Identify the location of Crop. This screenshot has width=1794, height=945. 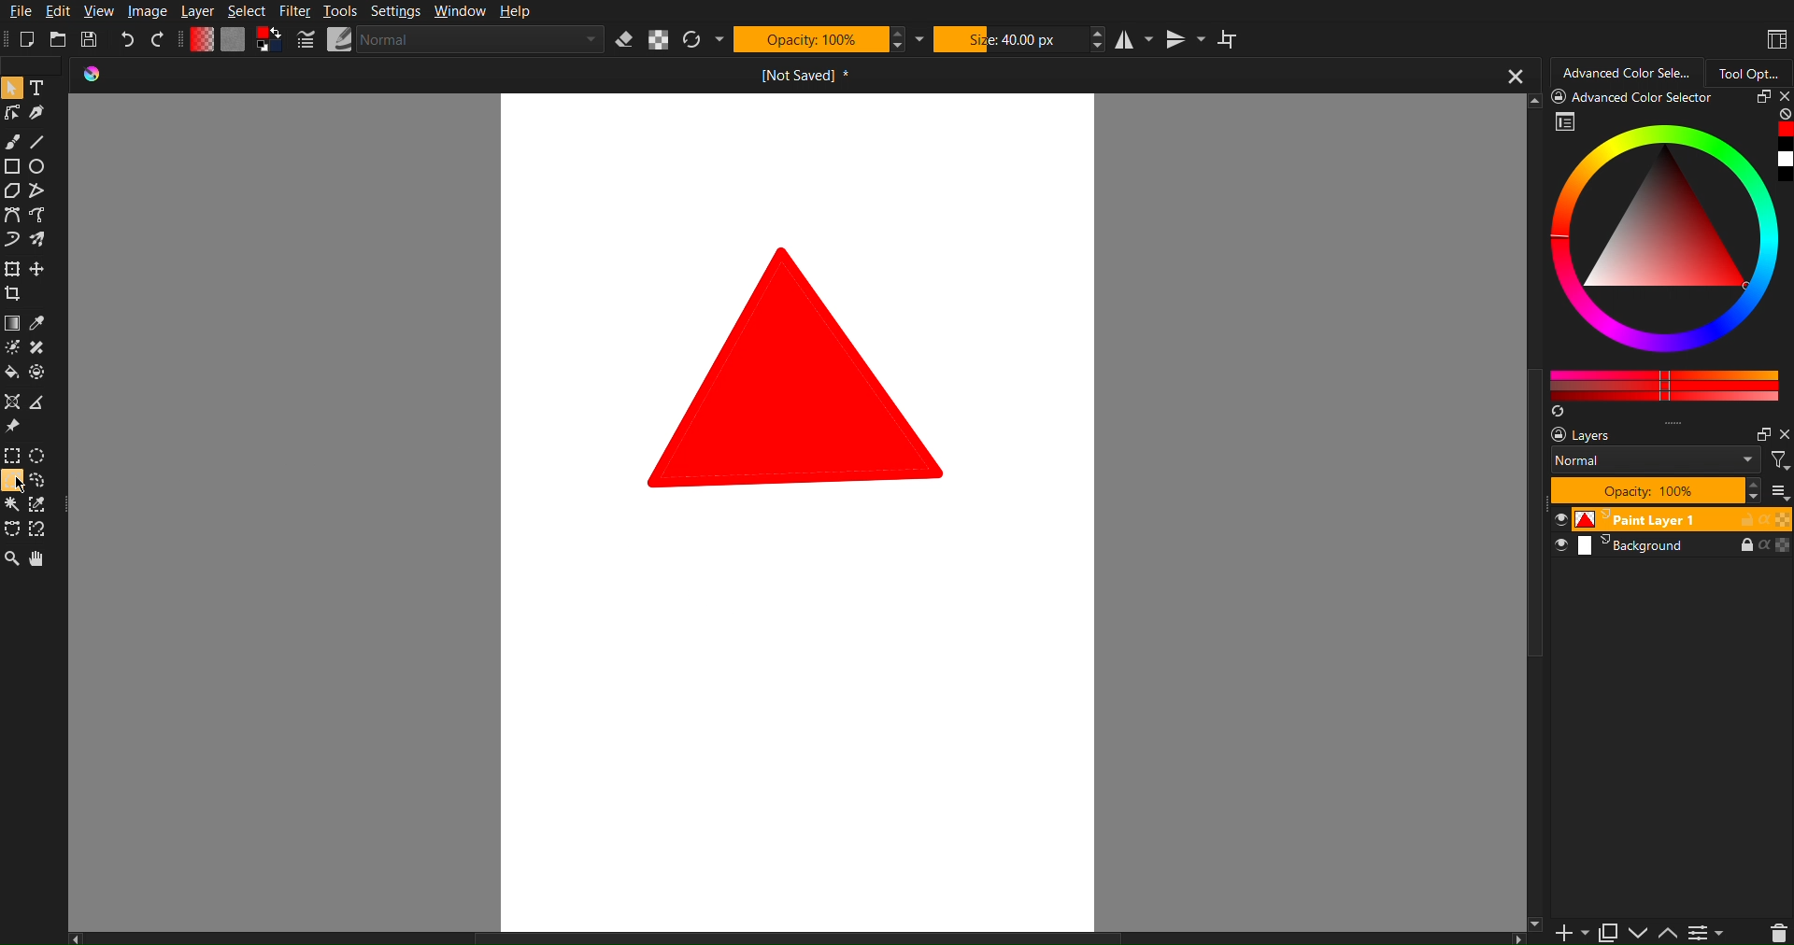
(16, 296).